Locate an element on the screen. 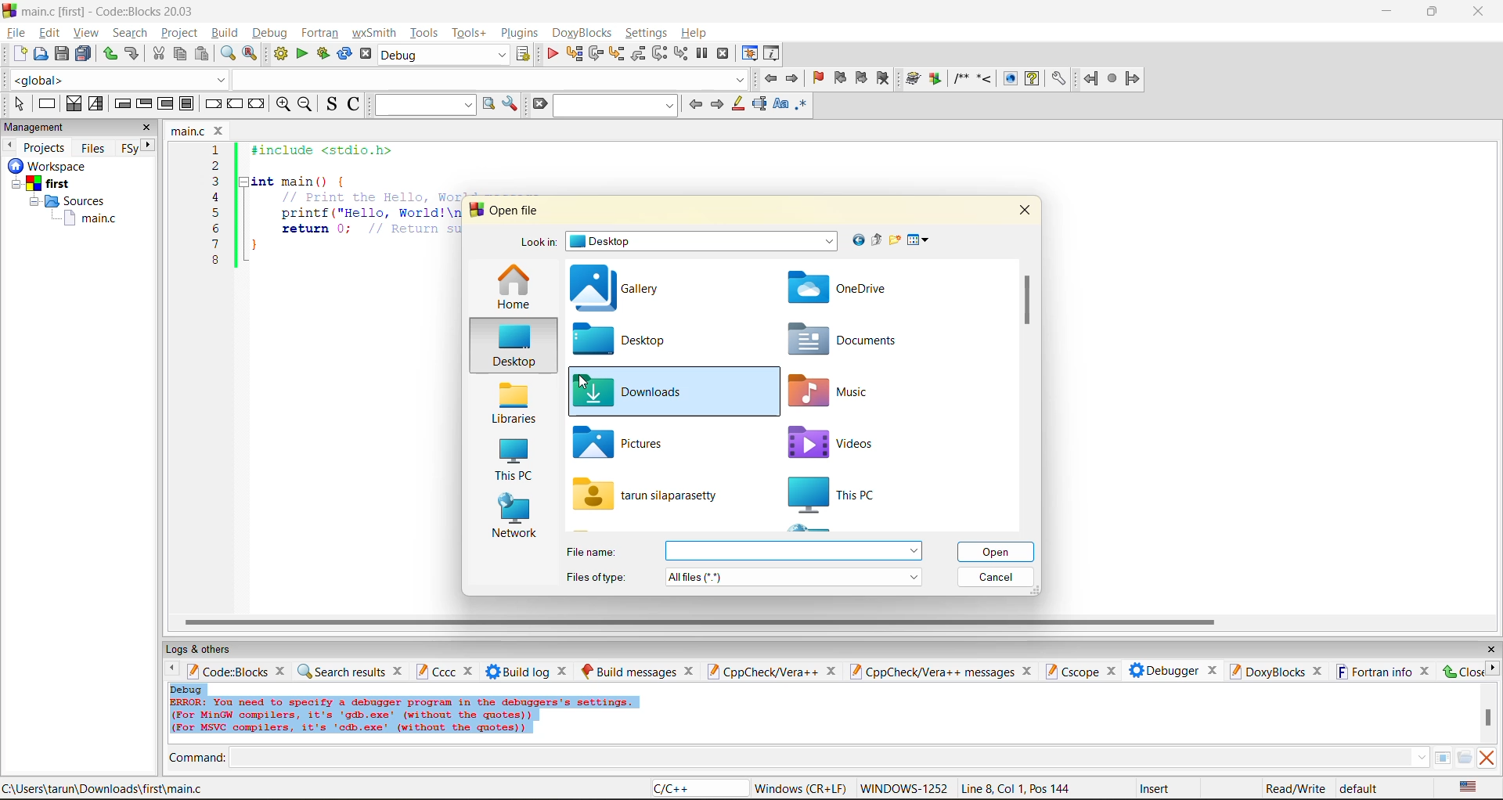 The height and width of the screenshot is (800, 1503). instruction is located at coordinates (45, 104).